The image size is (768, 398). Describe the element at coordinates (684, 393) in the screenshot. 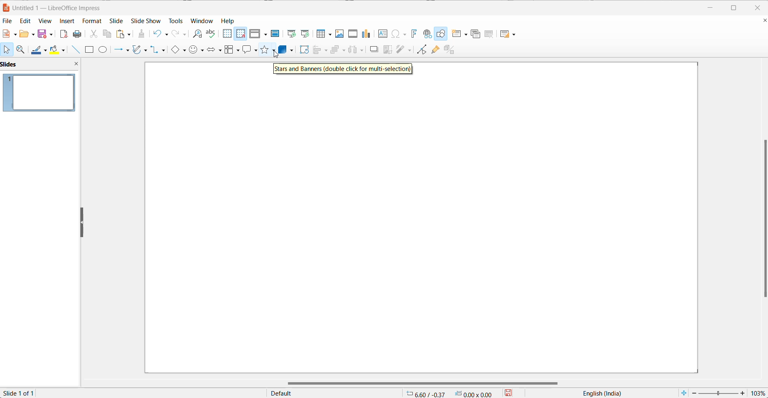

I see `fit slide to current window` at that location.